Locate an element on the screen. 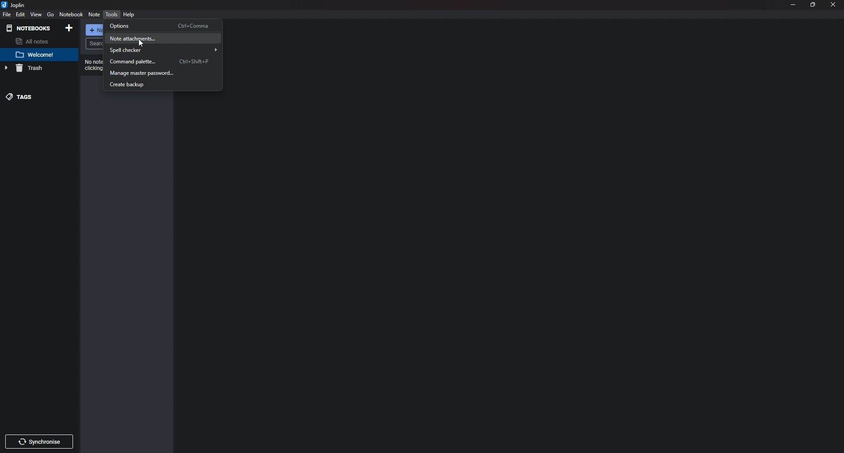 The image size is (844, 453). Create backup is located at coordinates (160, 85).